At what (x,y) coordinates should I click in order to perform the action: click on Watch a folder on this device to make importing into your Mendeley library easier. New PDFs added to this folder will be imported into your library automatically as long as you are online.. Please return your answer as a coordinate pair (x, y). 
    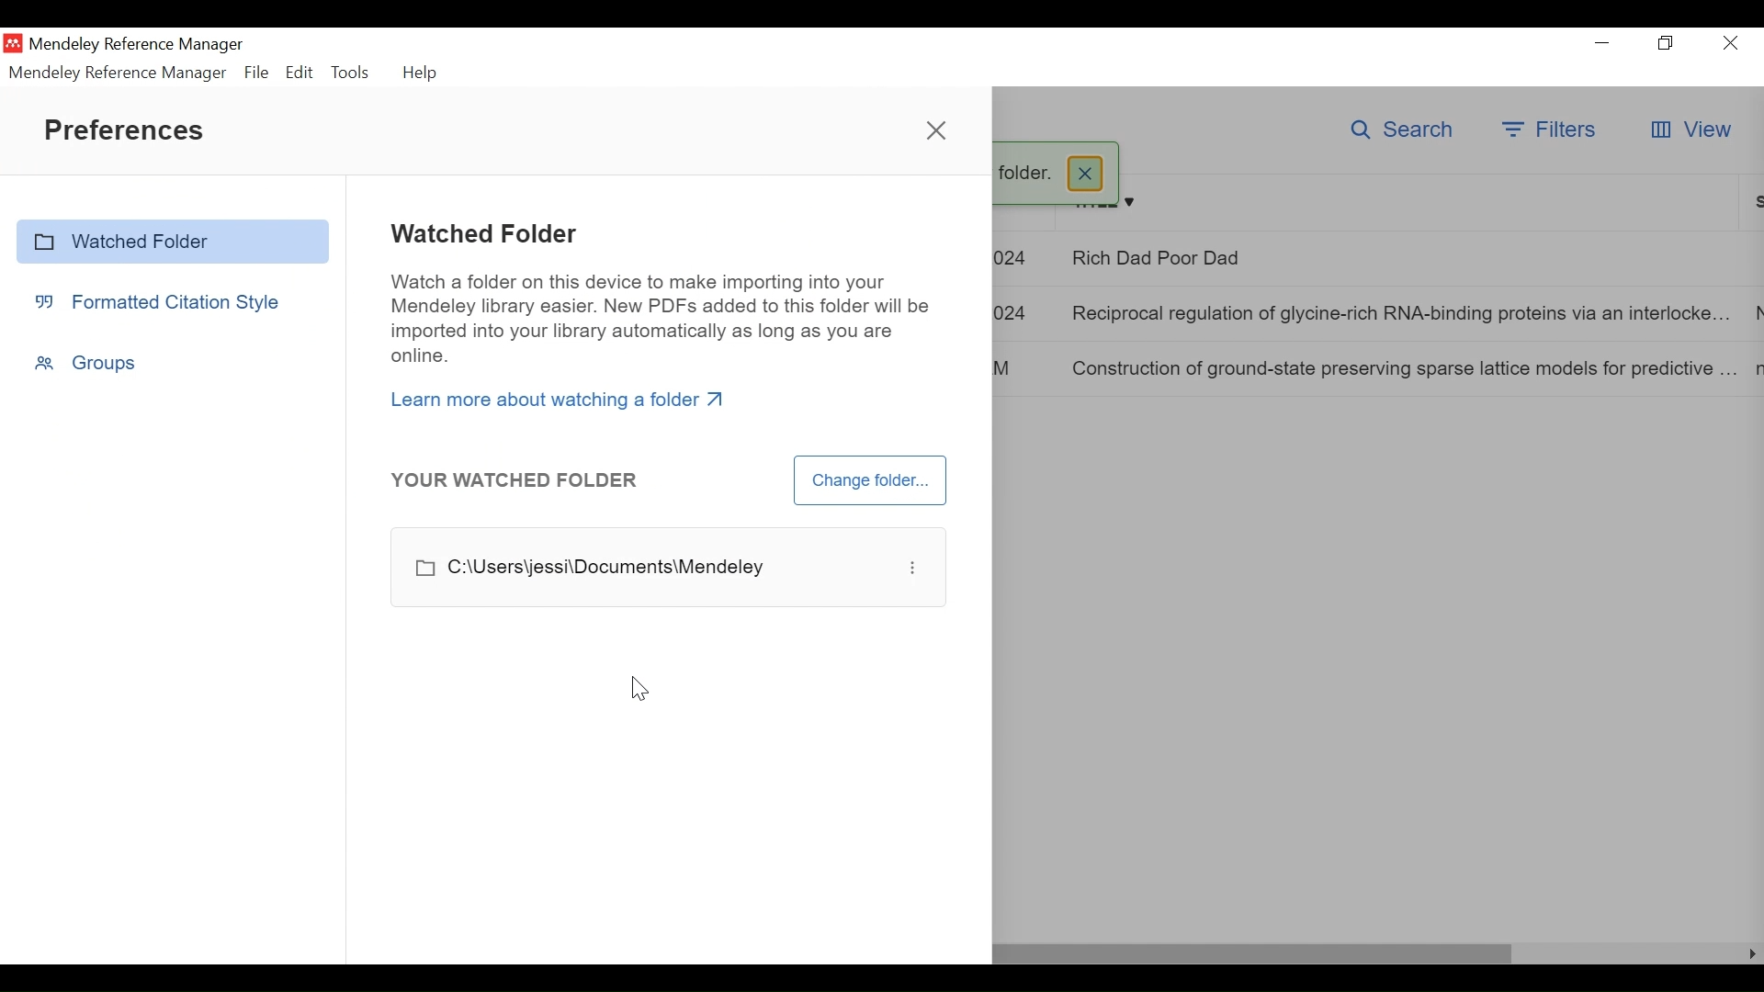
    Looking at the image, I should click on (658, 321).